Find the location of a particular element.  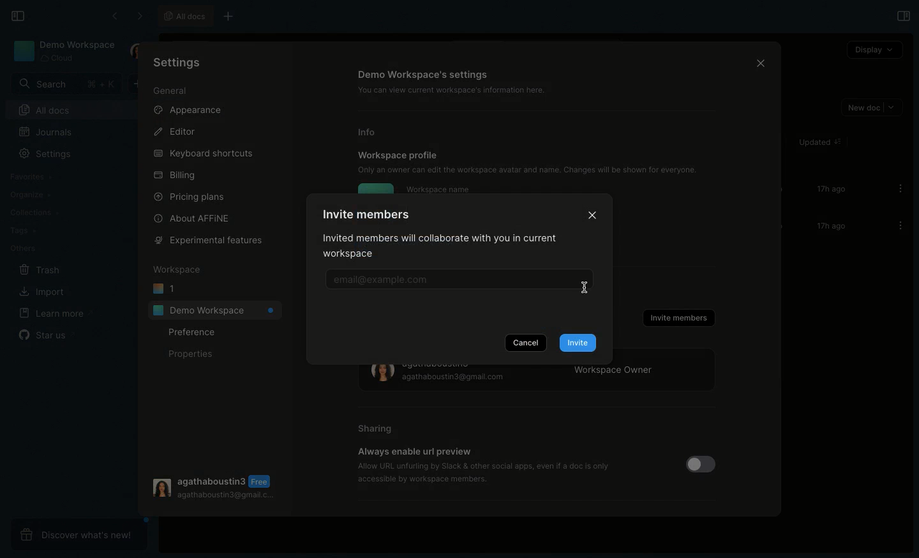

cursor is located at coordinates (588, 292).